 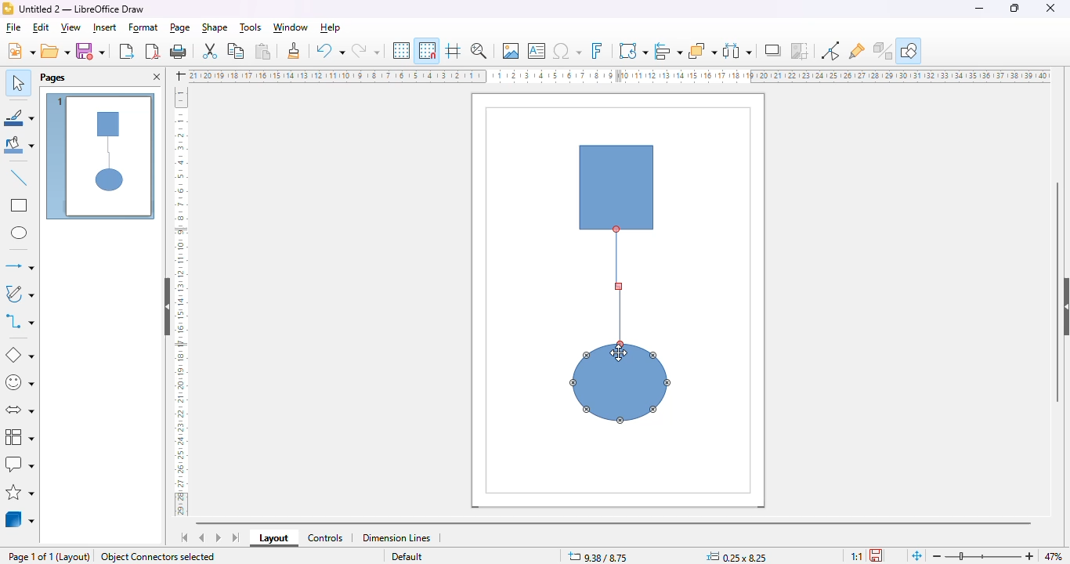 What do you see at coordinates (597, 50) in the screenshot?
I see `insert fontwork text` at bounding box center [597, 50].